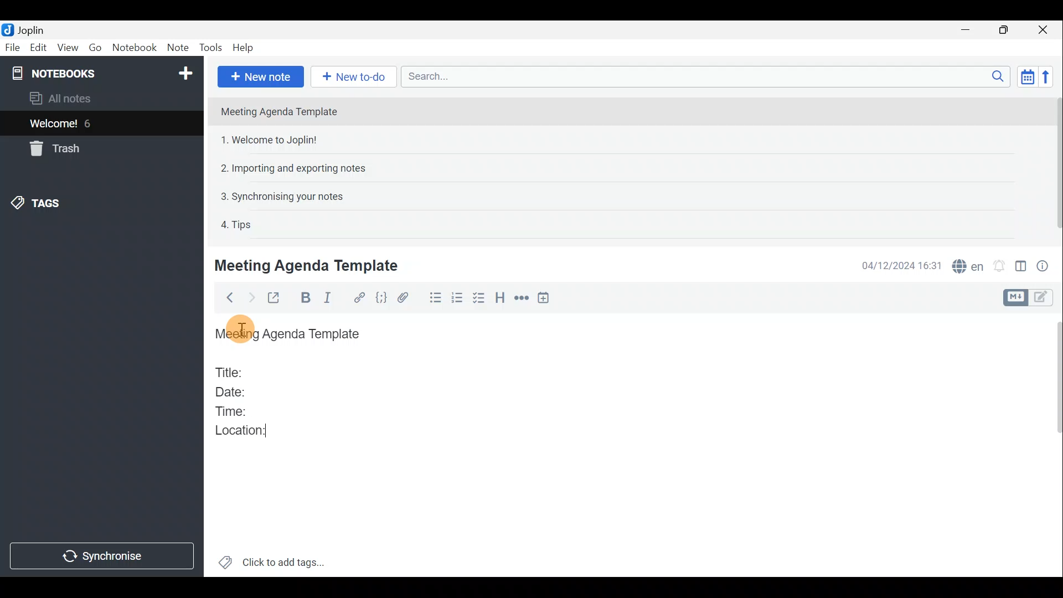  Describe the element at coordinates (231, 409) in the screenshot. I see `Time:` at that location.